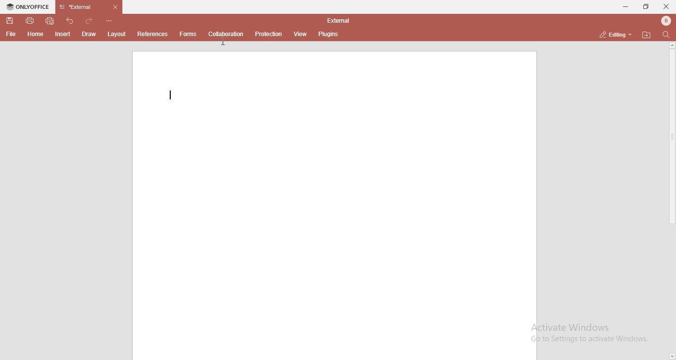 The image size is (676, 360). Describe the element at coordinates (227, 34) in the screenshot. I see `collaboration` at that location.